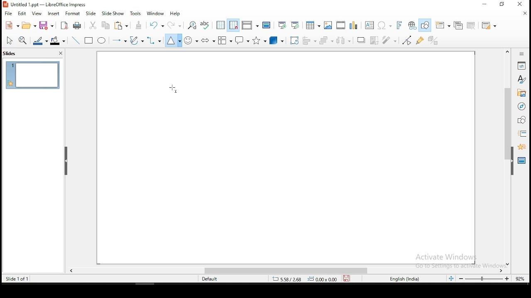  Describe the element at coordinates (54, 13) in the screenshot. I see `insert` at that location.